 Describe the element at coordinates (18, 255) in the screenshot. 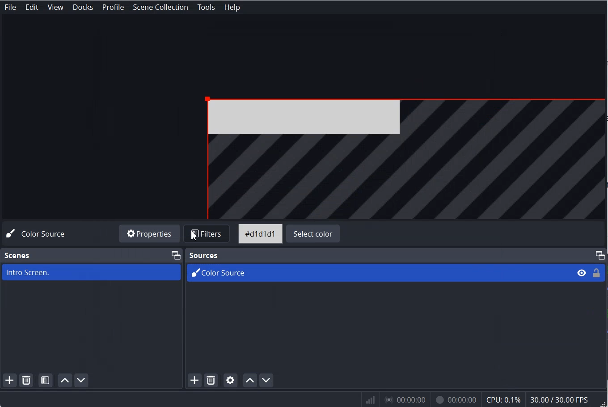

I see `Scene` at that location.